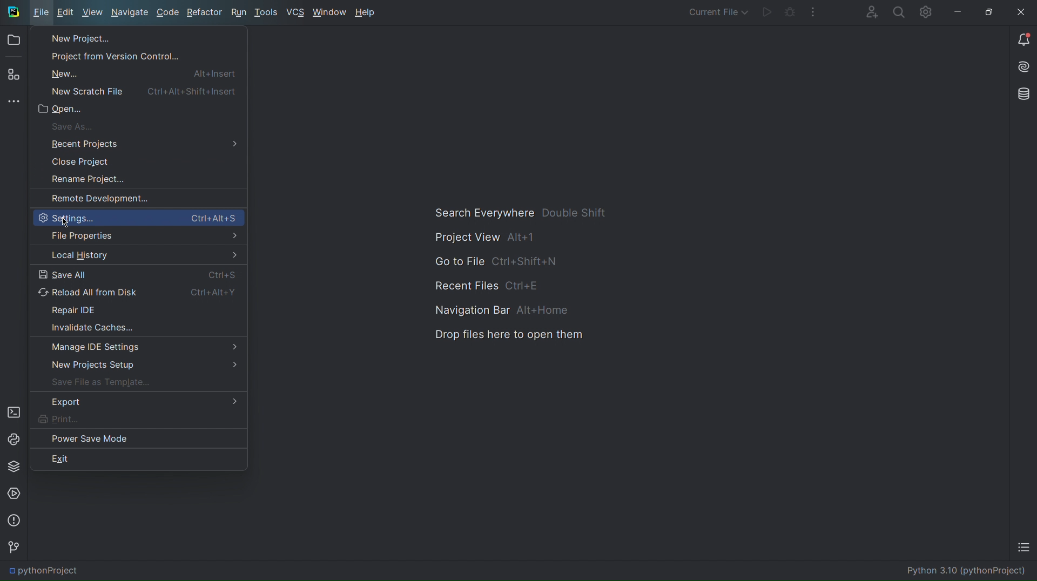 The height and width of the screenshot is (581, 1037). I want to click on Recent Projects, so click(139, 144).